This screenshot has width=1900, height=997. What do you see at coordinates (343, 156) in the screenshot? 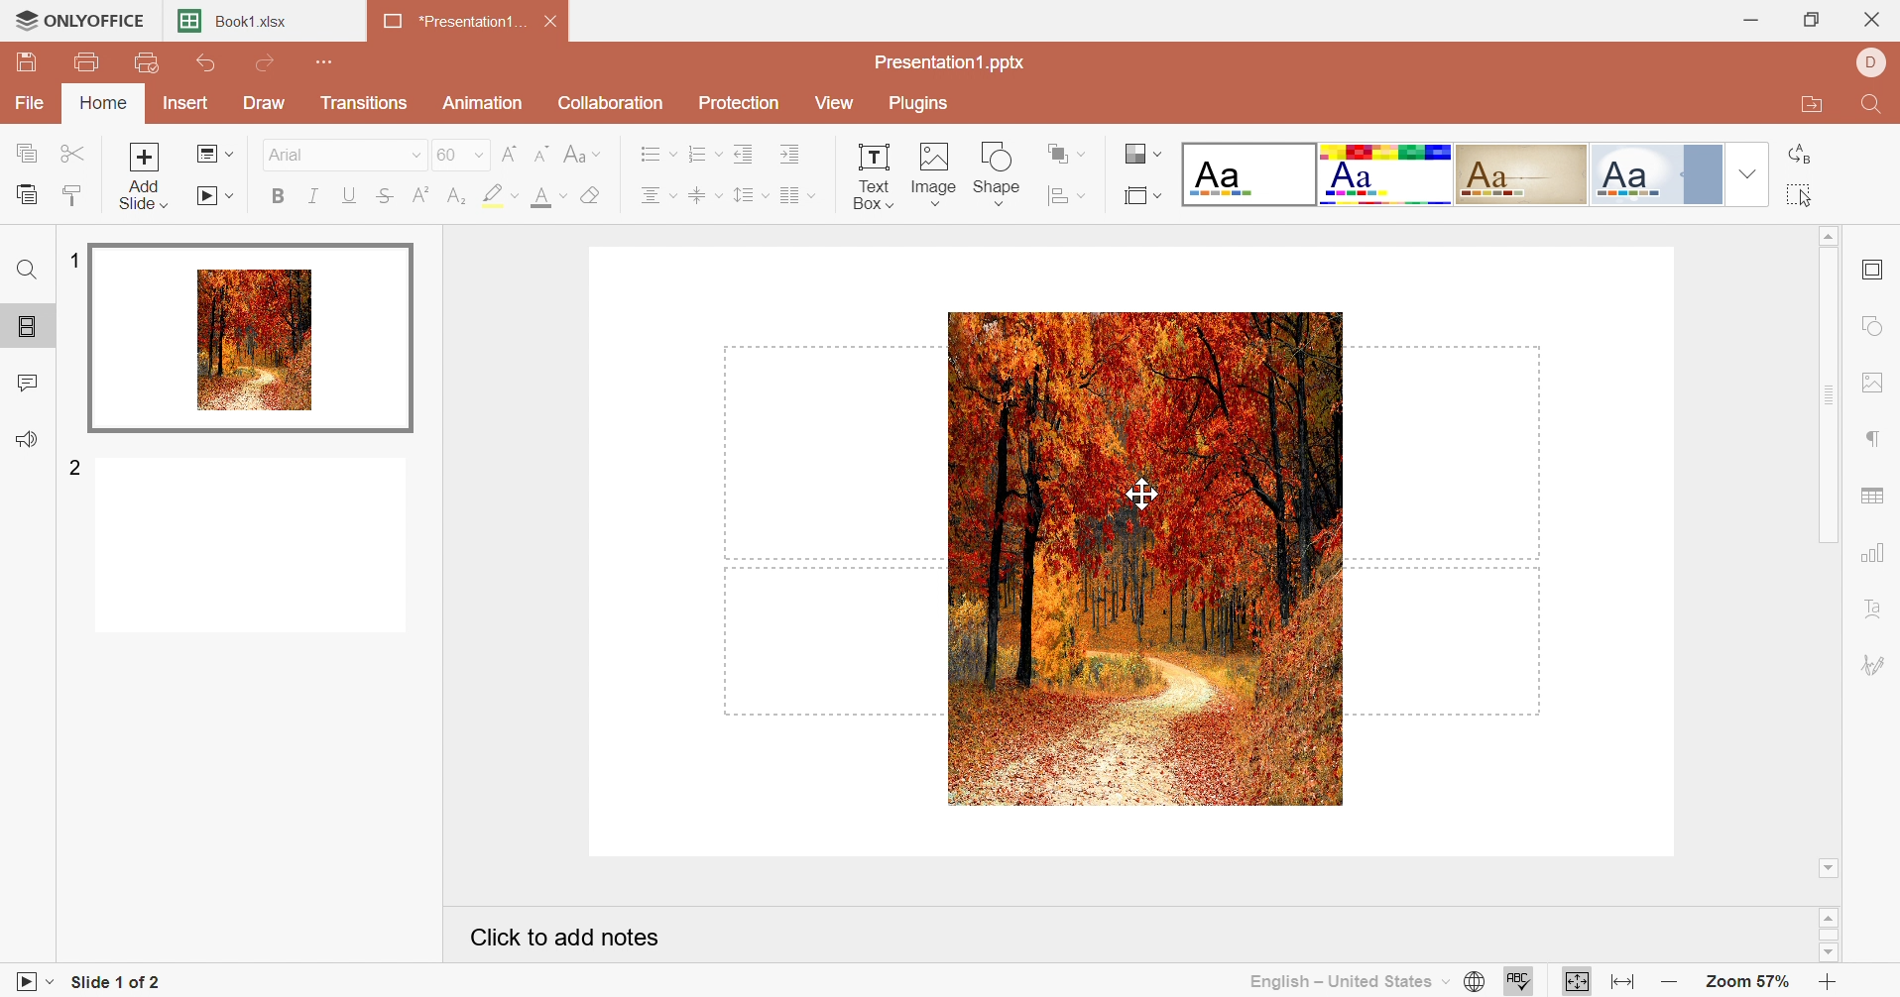
I see `Arial` at bounding box center [343, 156].